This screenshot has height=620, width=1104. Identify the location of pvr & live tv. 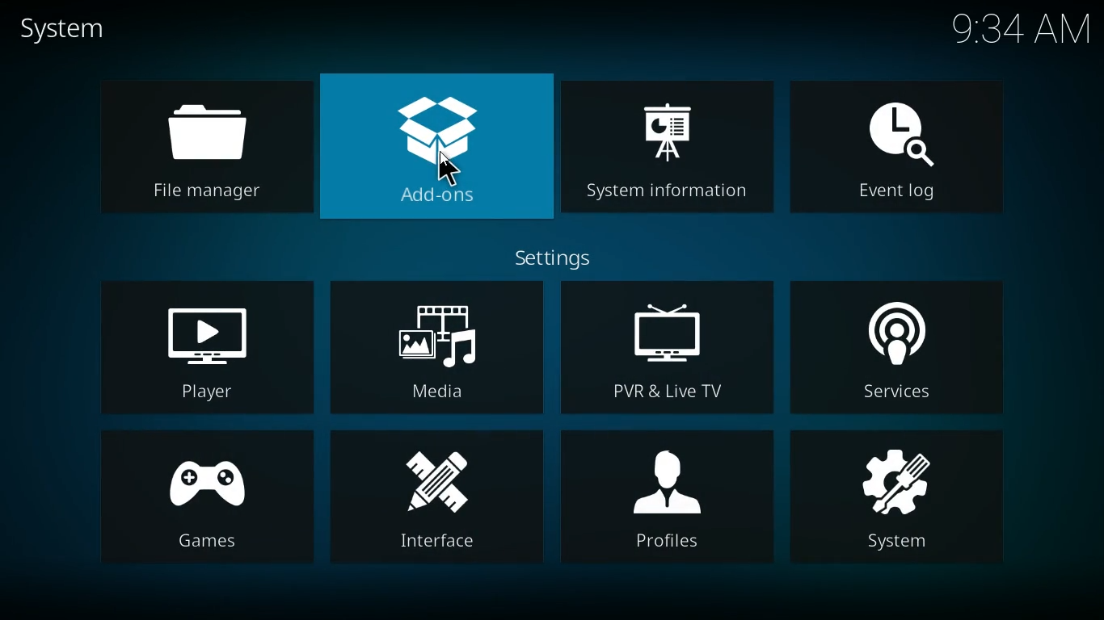
(667, 348).